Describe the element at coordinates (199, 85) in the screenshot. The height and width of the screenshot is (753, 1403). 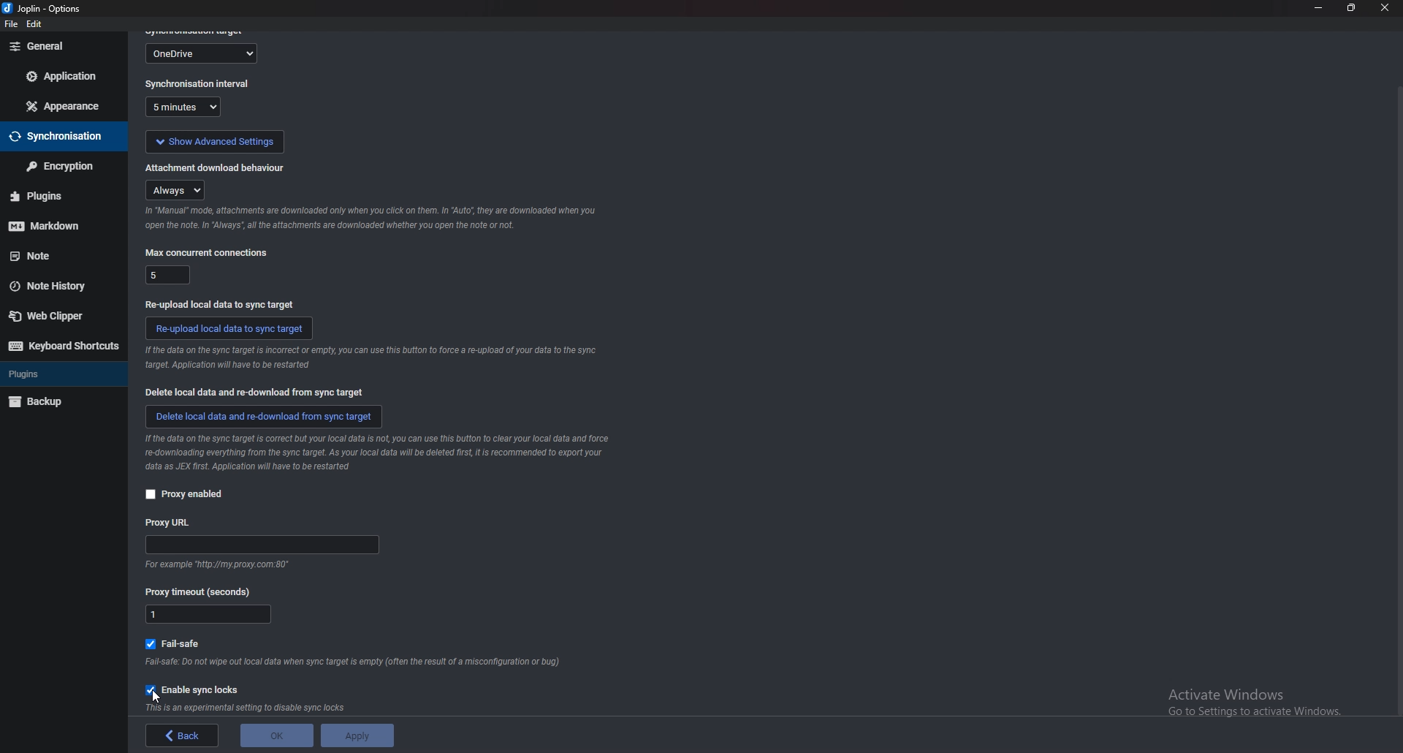
I see `sync interval` at that location.